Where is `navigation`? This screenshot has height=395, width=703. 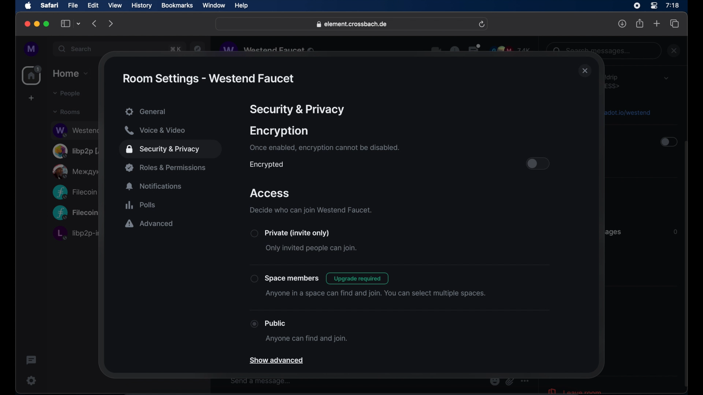 navigation is located at coordinates (198, 48).